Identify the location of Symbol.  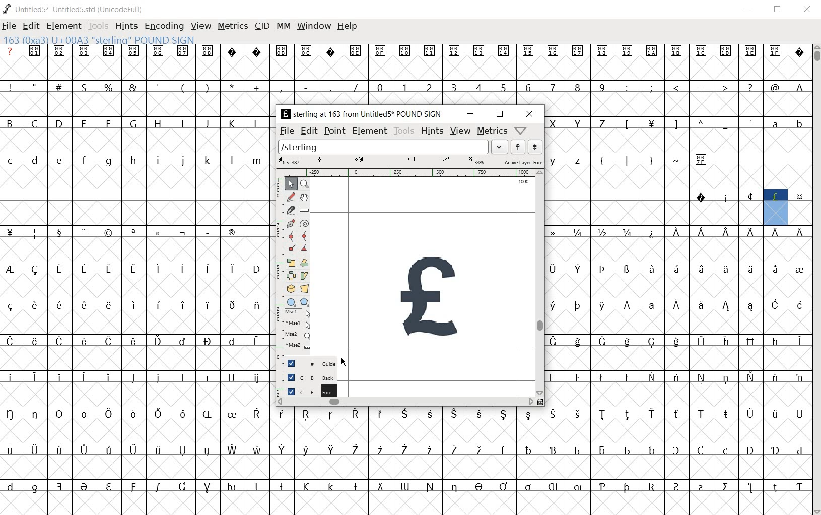
(776, 51).